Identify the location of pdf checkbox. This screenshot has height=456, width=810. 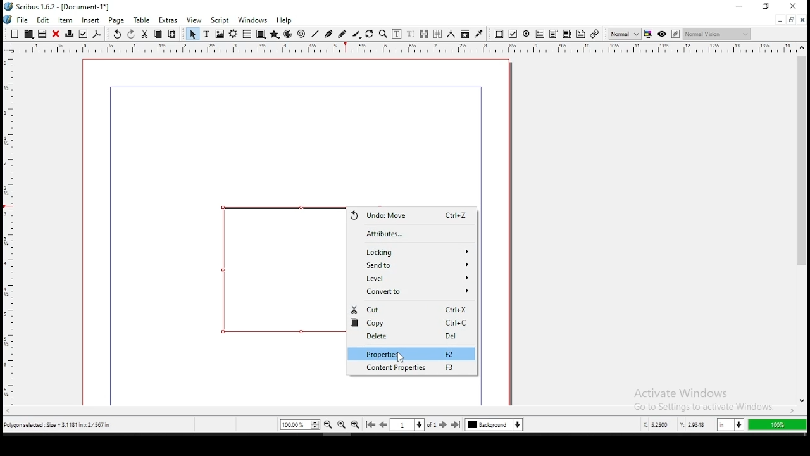
(513, 34).